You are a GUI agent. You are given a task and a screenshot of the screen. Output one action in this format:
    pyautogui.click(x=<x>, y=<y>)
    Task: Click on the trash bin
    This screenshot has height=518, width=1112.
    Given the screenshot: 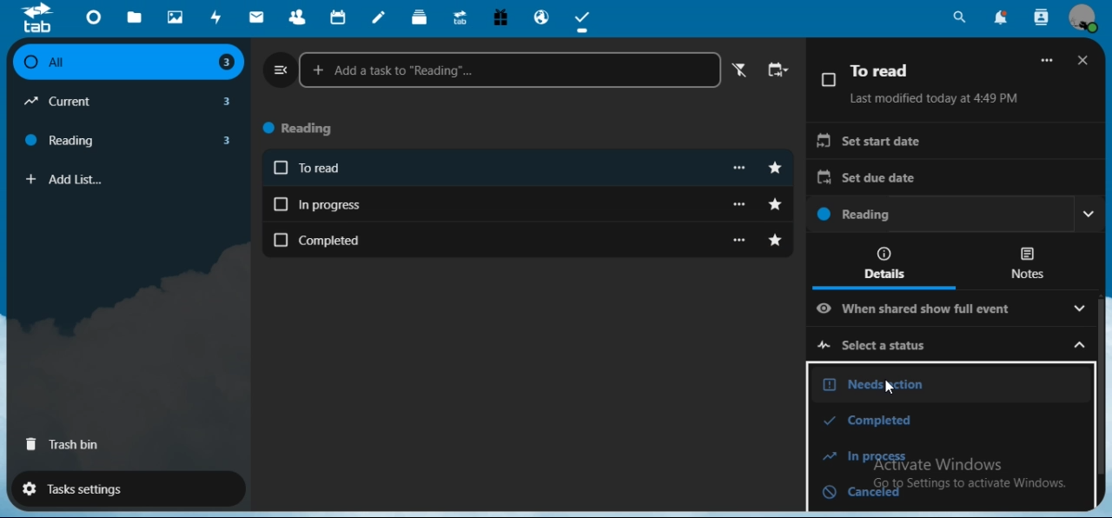 What is the action you would take?
    pyautogui.click(x=64, y=447)
    